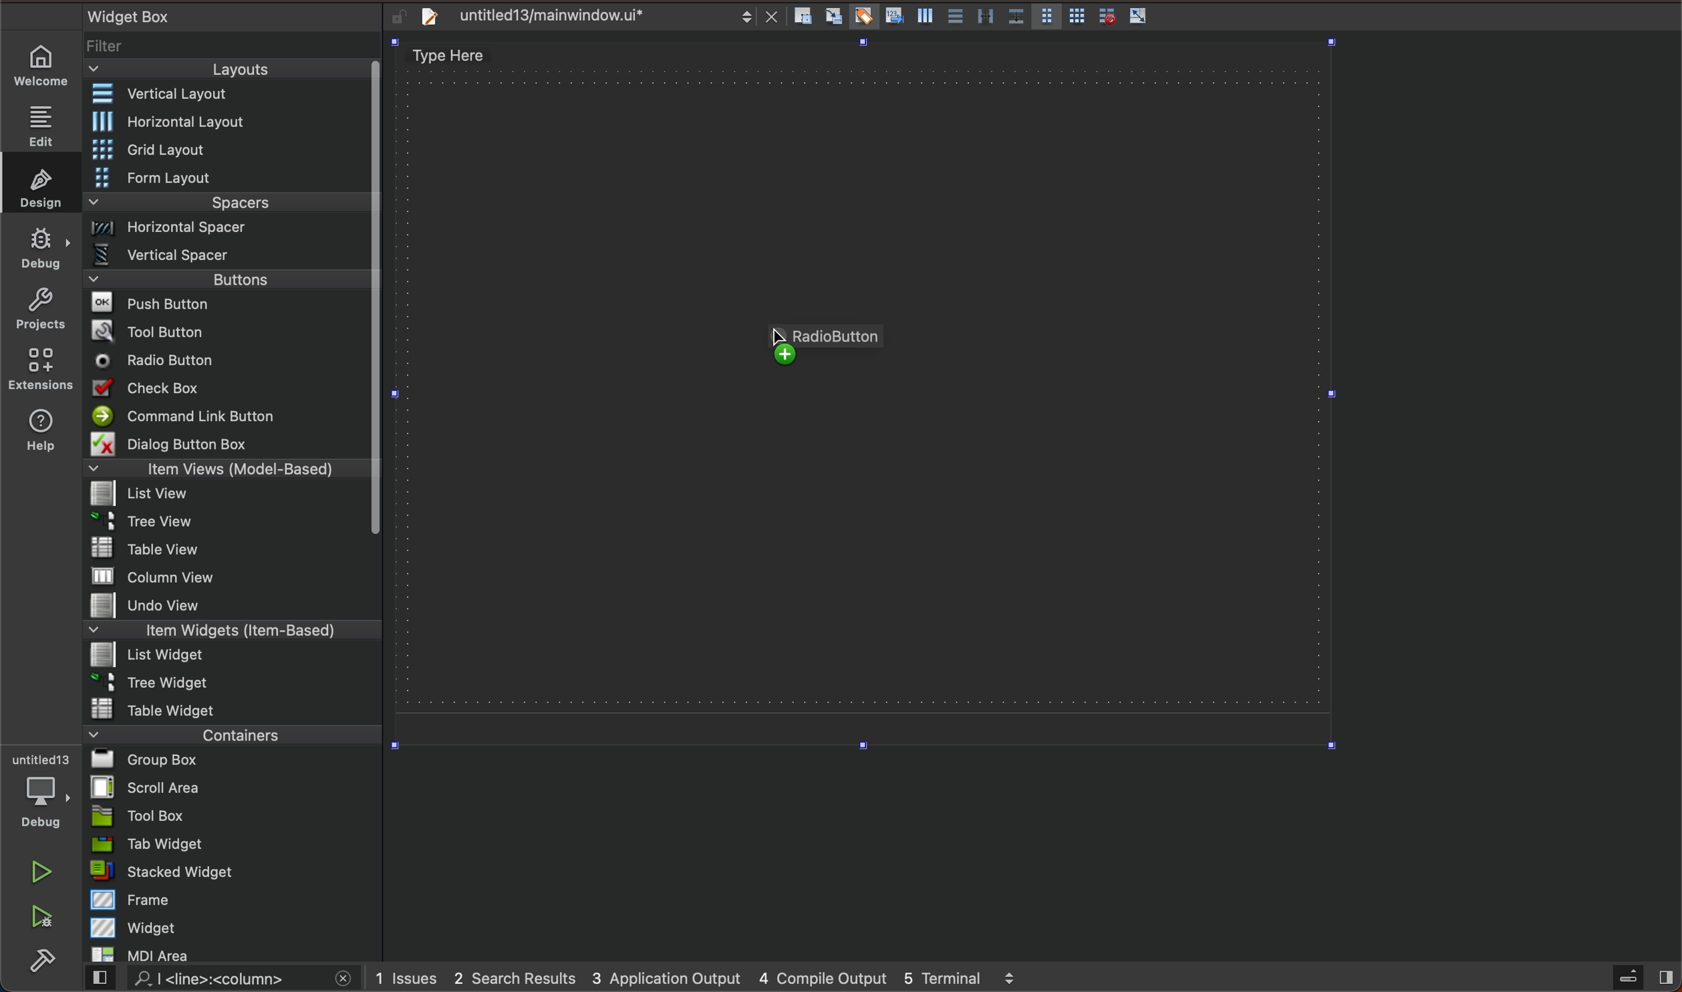 Image resolution: width=1682 pixels, height=992 pixels. I want to click on dialong button, so click(229, 447).